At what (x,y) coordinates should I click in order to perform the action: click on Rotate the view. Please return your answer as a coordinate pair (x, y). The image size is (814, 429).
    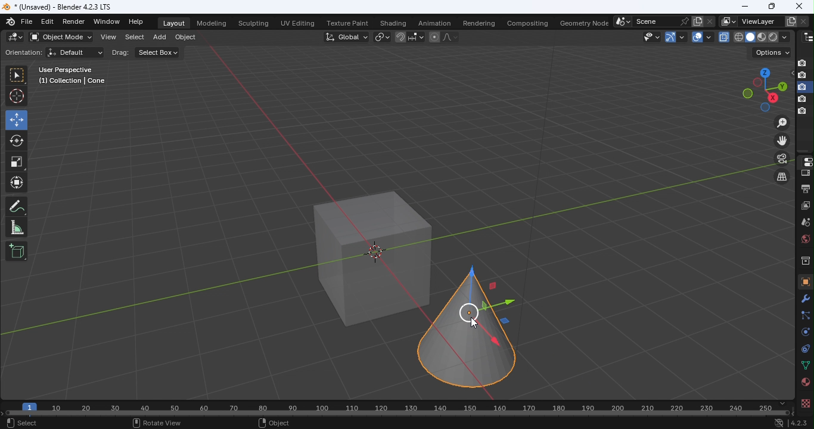
    Looking at the image, I should click on (765, 108).